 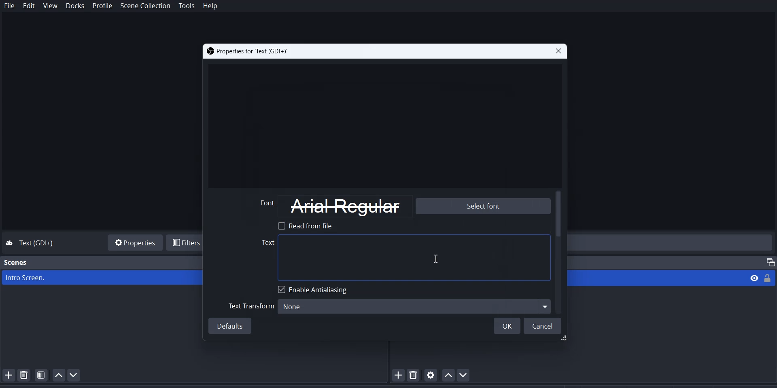 What do you see at coordinates (24, 375) in the screenshot?
I see `Remove Selected Scene` at bounding box center [24, 375].